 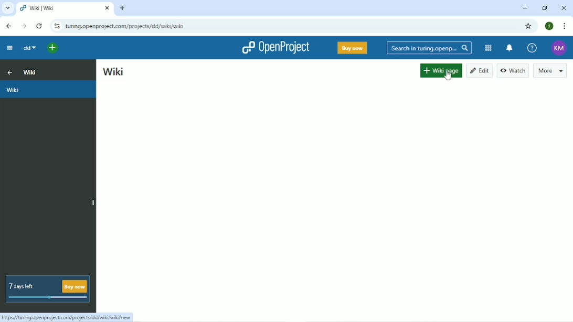 I want to click on More, so click(x=551, y=71).